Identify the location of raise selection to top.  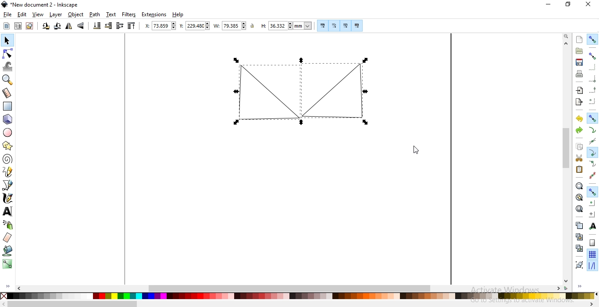
(132, 26).